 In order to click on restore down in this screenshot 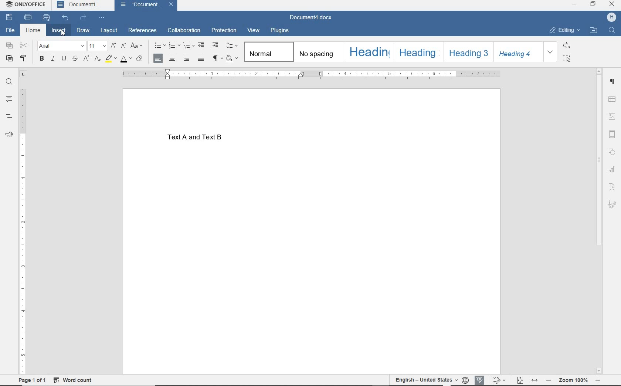, I will do `click(593, 4)`.